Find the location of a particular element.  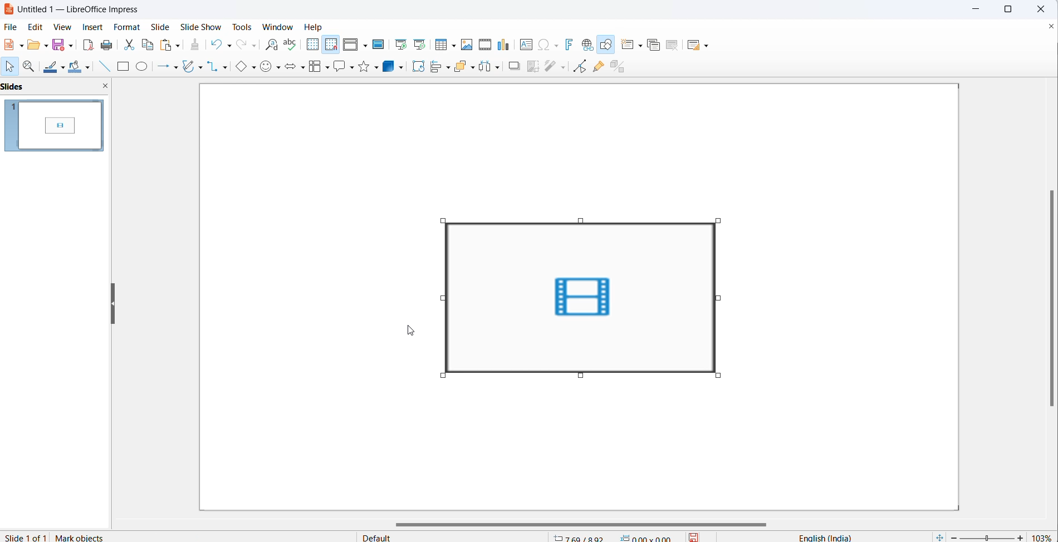

arrange is located at coordinates (461, 67).